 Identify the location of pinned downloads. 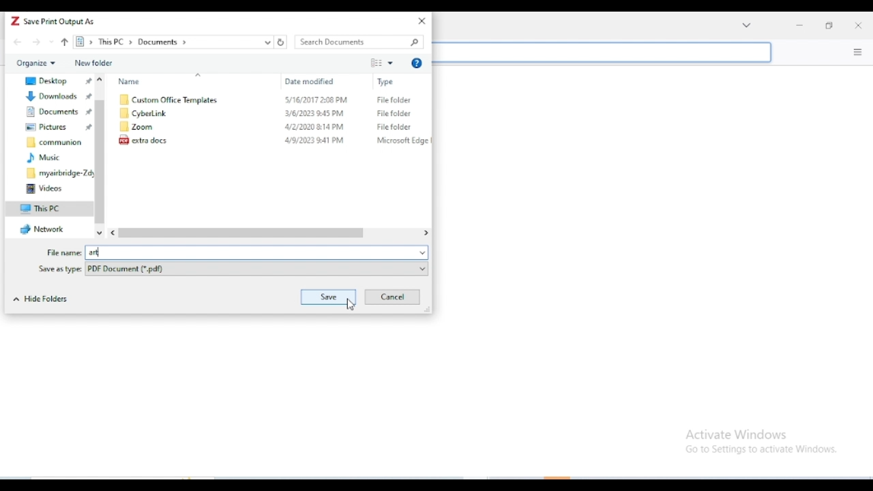
(58, 95).